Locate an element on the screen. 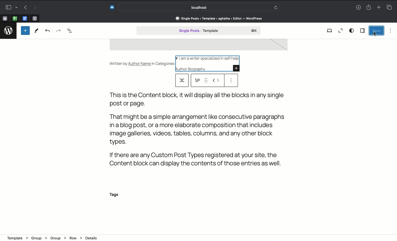 This screenshot has width=397, height=241. Tabs is located at coordinates (389, 7).